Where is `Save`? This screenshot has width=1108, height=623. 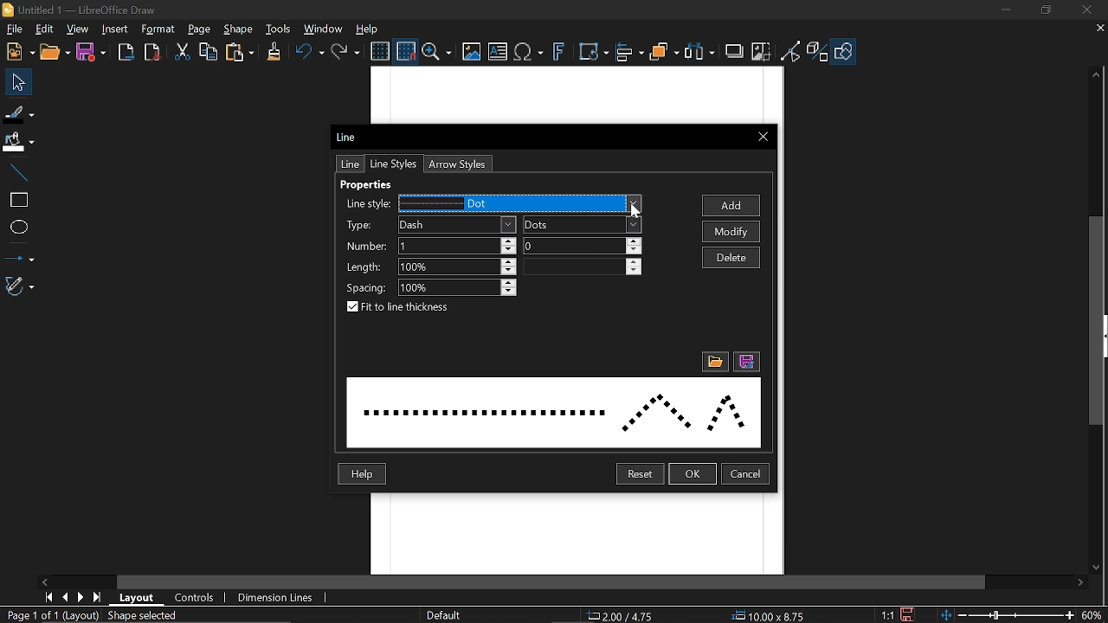 Save is located at coordinates (745, 363).